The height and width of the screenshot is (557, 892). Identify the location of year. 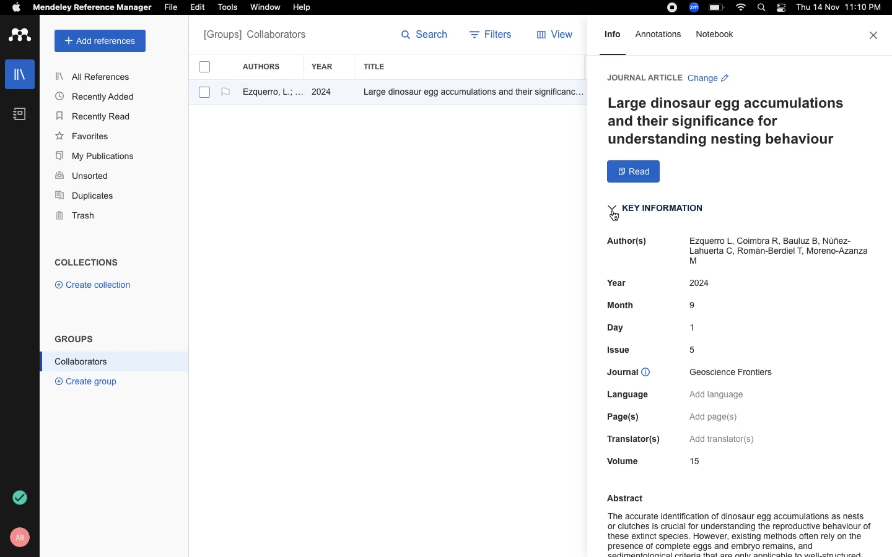
(329, 67).